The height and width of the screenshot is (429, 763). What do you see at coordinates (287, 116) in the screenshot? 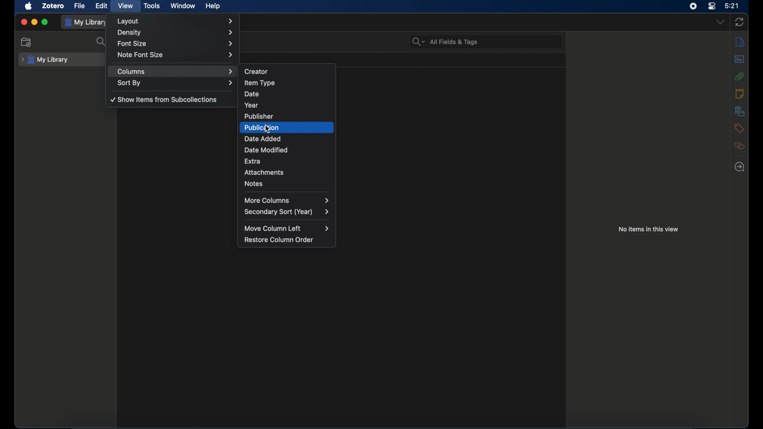
I see `publisher` at bounding box center [287, 116].